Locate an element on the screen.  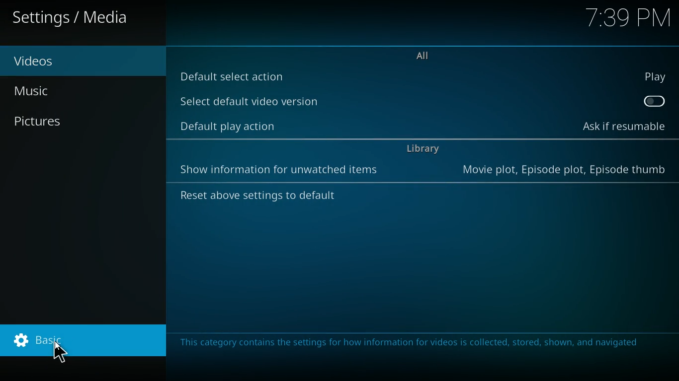
basic is located at coordinates (79, 342).